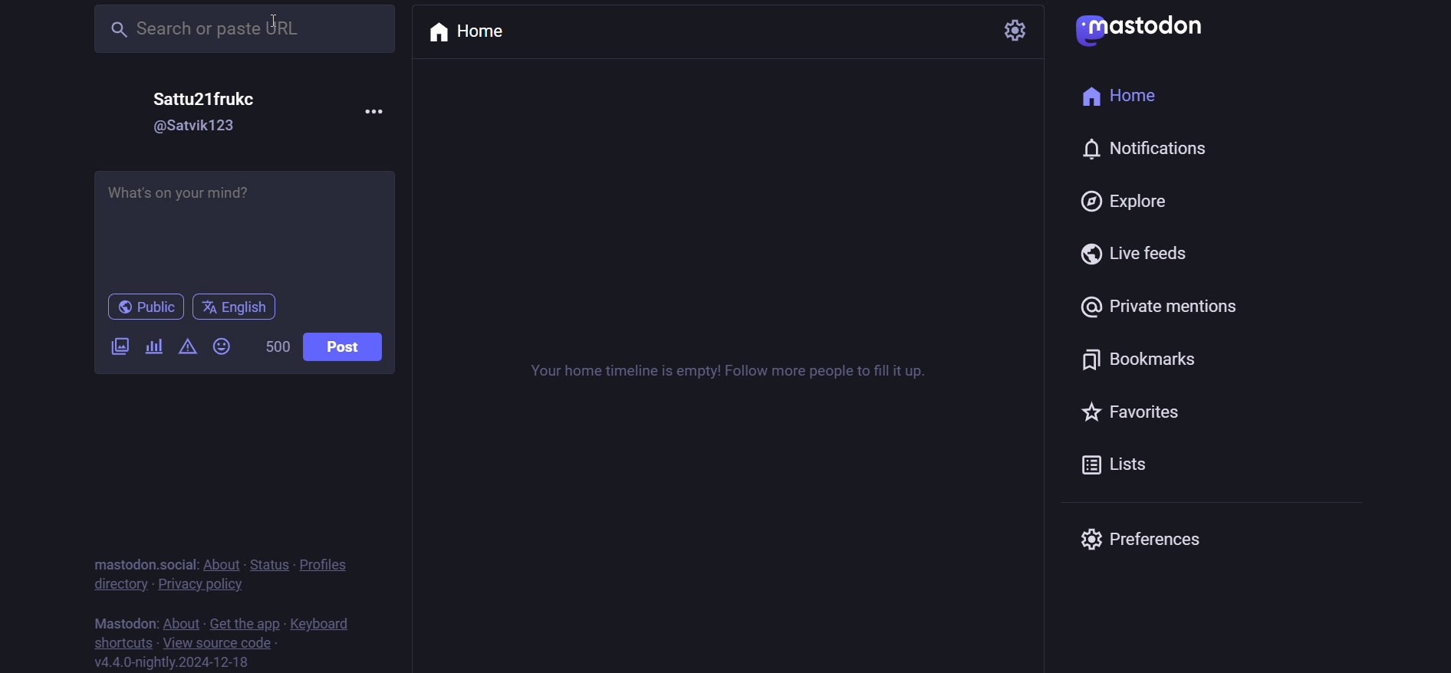 The width and height of the screenshot is (1451, 673). What do you see at coordinates (1130, 409) in the screenshot?
I see `favorite` at bounding box center [1130, 409].